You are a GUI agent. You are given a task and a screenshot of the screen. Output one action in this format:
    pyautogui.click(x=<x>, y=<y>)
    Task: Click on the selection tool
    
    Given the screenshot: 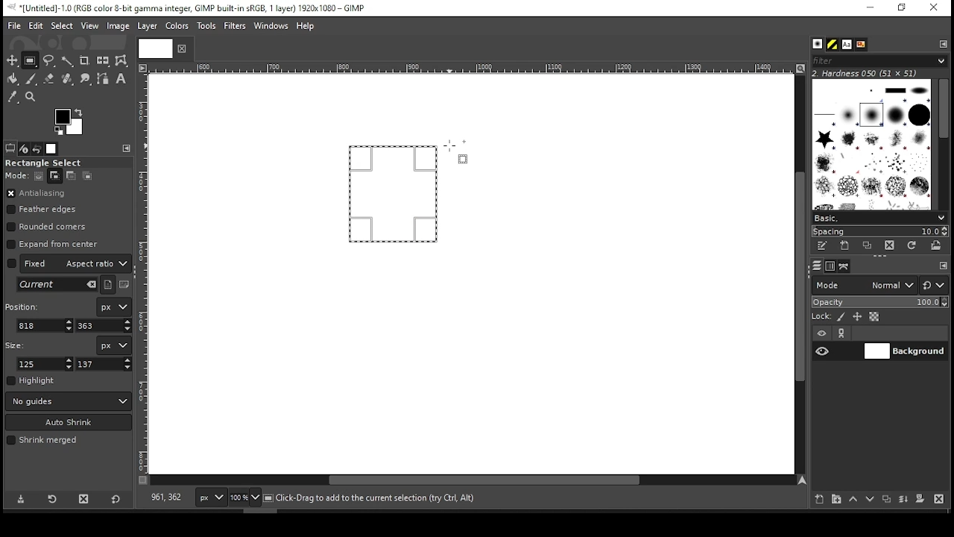 What is the action you would take?
    pyautogui.click(x=13, y=60)
    